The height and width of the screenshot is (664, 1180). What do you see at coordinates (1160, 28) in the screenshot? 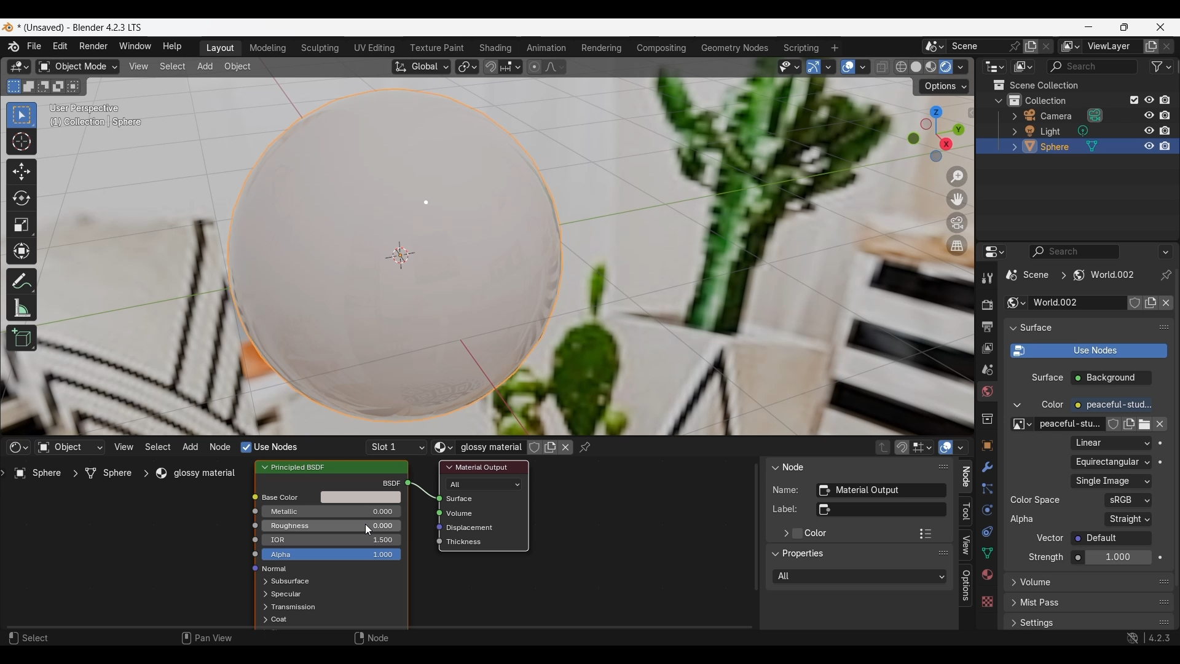
I see `Close interface` at bounding box center [1160, 28].